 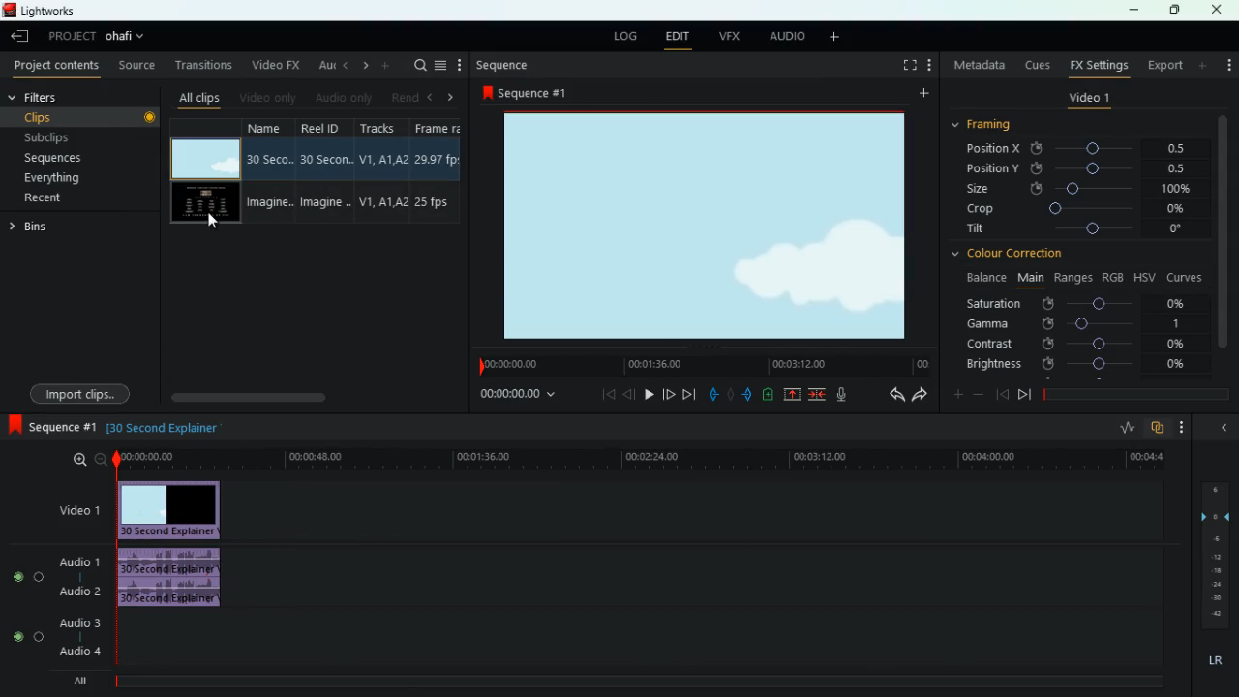 What do you see at coordinates (702, 366) in the screenshot?
I see `time` at bounding box center [702, 366].